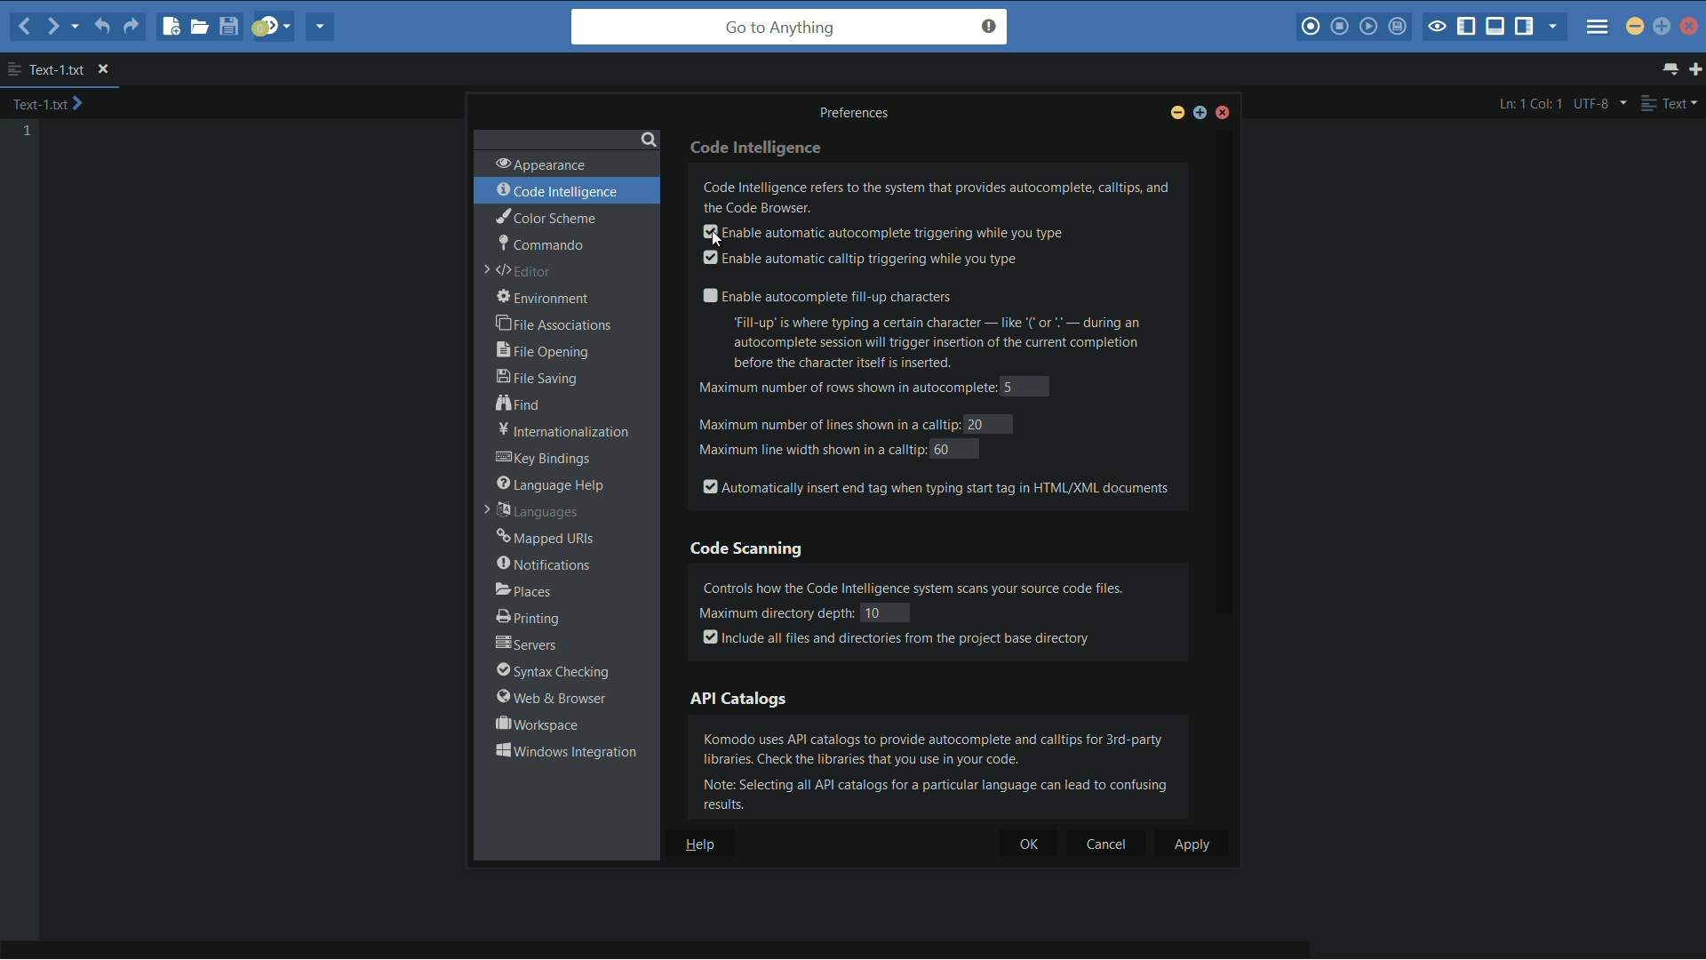 This screenshot has height=960, width=1706. Describe the element at coordinates (536, 724) in the screenshot. I see `workspace` at that location.